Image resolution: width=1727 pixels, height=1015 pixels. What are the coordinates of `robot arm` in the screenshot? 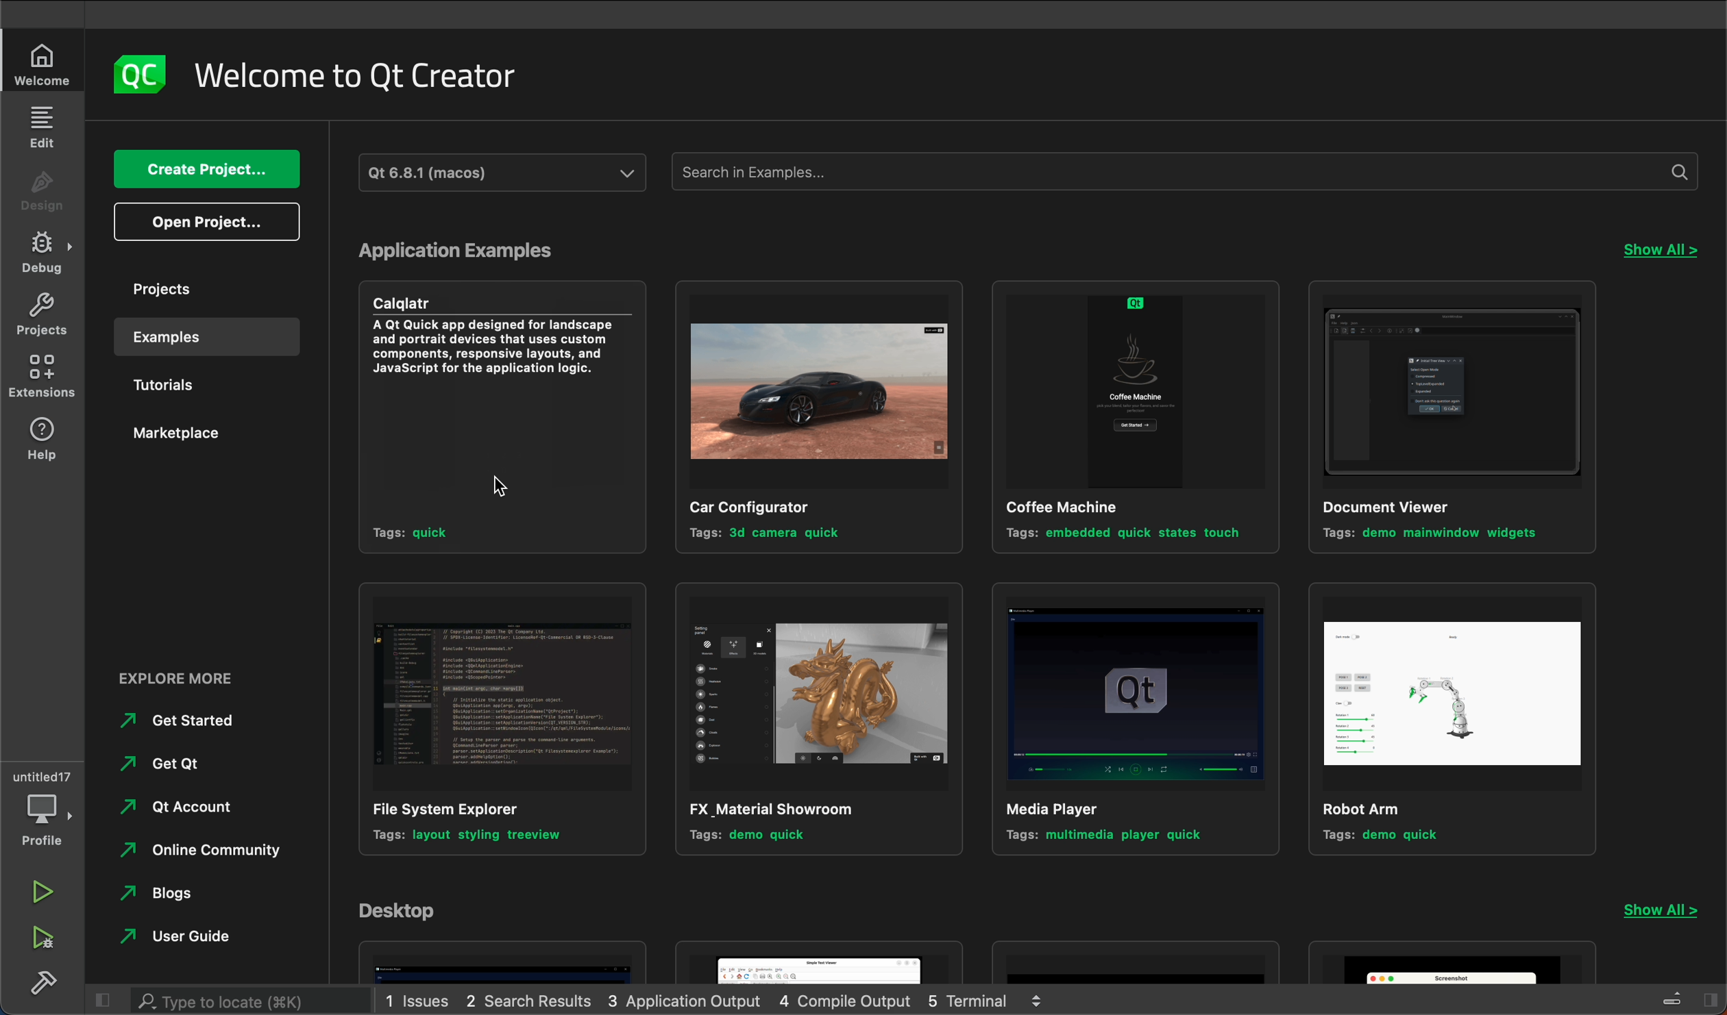 It's located at (1455, 718).